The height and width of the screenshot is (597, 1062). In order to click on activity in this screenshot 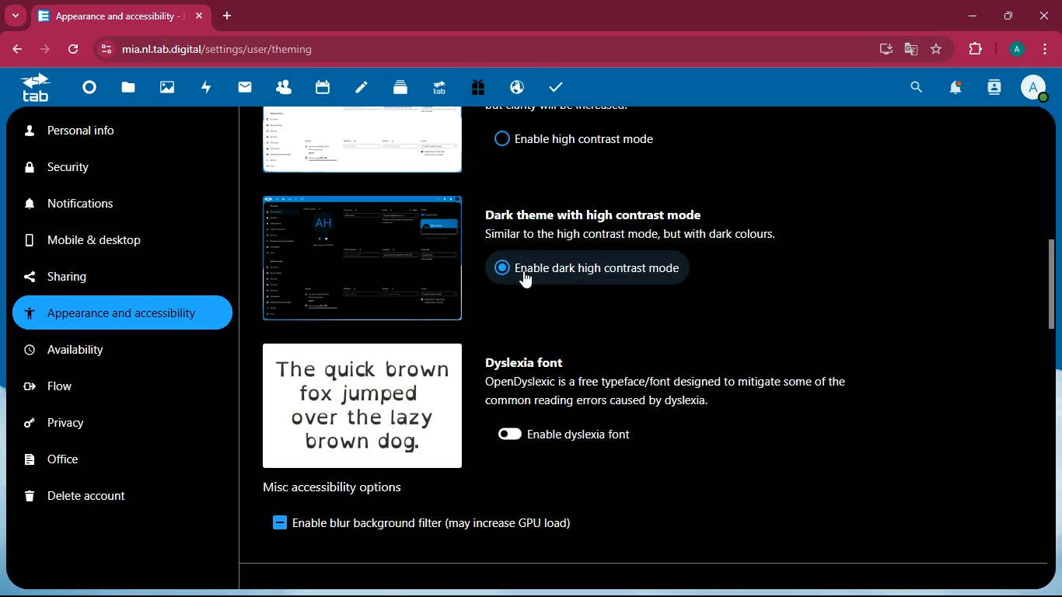, I will do `click(210, 89)`.